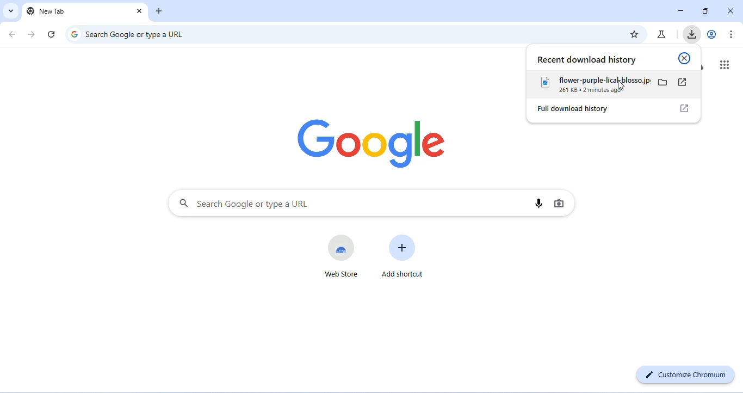  I want to click on google apps, so click(723, 64).